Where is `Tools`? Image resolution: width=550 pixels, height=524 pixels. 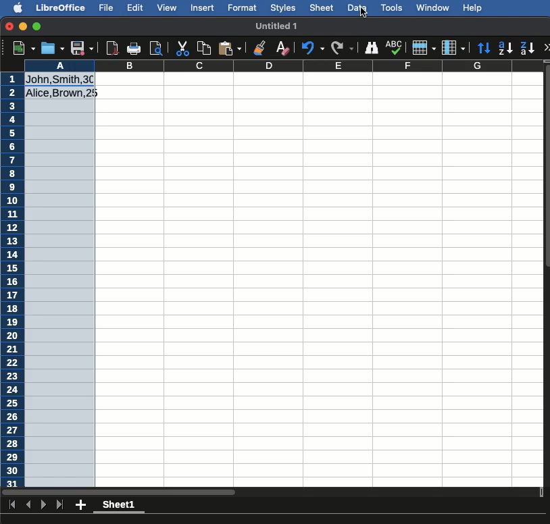
Tools is located at coordinates (393, 8).